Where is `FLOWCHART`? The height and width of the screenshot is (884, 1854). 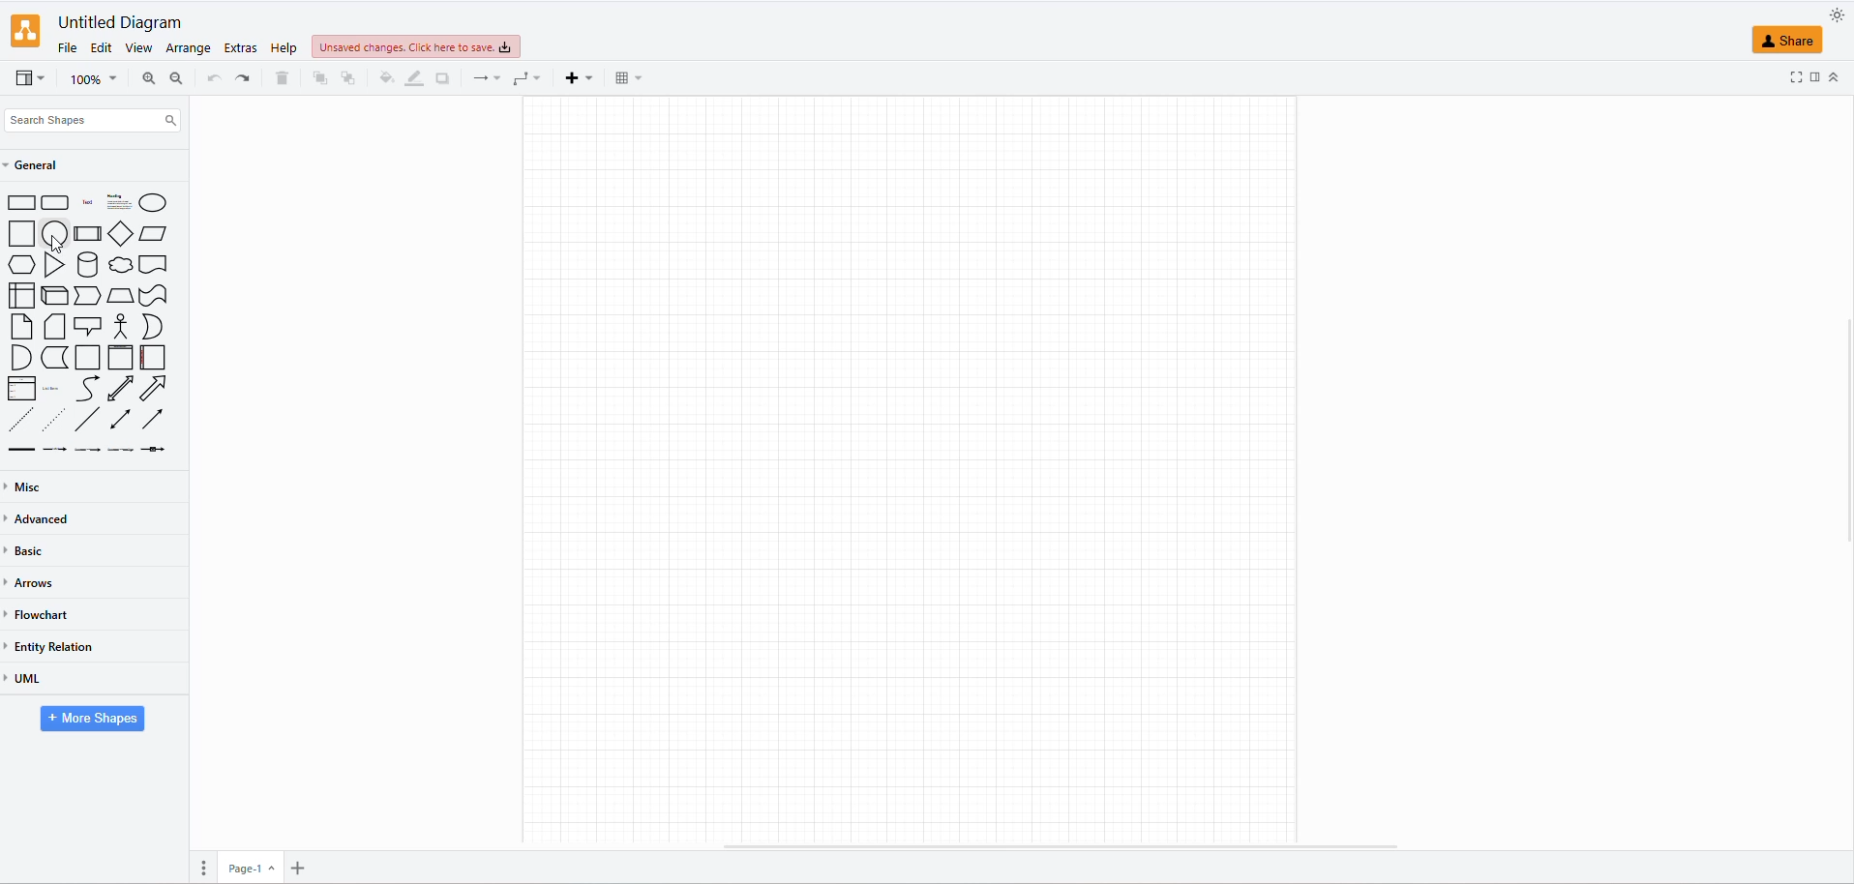
FLOWCHART is located at coordinates (40, 613).